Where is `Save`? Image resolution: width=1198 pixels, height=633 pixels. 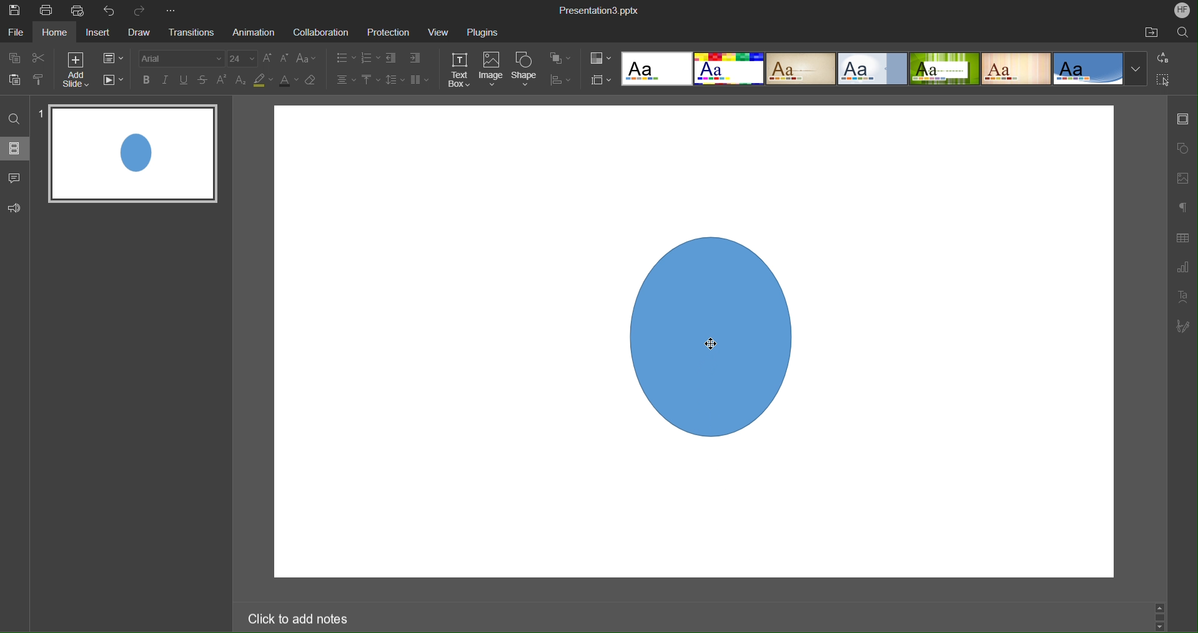
Save is located at coordinates (16, 12).